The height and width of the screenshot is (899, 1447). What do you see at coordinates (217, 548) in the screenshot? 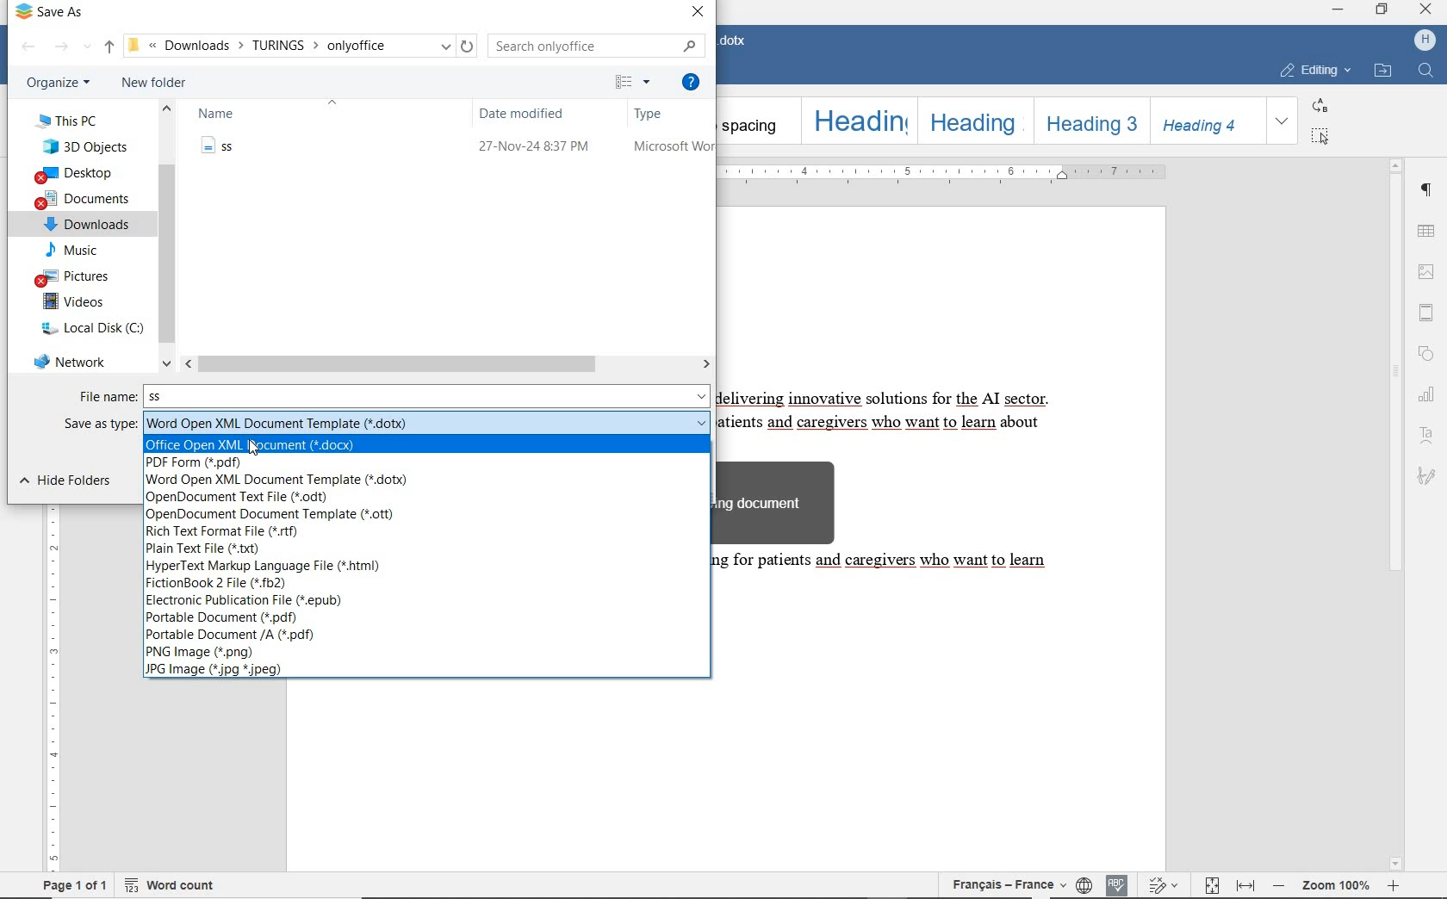
I see `txt` at bounding box center [217, 548].